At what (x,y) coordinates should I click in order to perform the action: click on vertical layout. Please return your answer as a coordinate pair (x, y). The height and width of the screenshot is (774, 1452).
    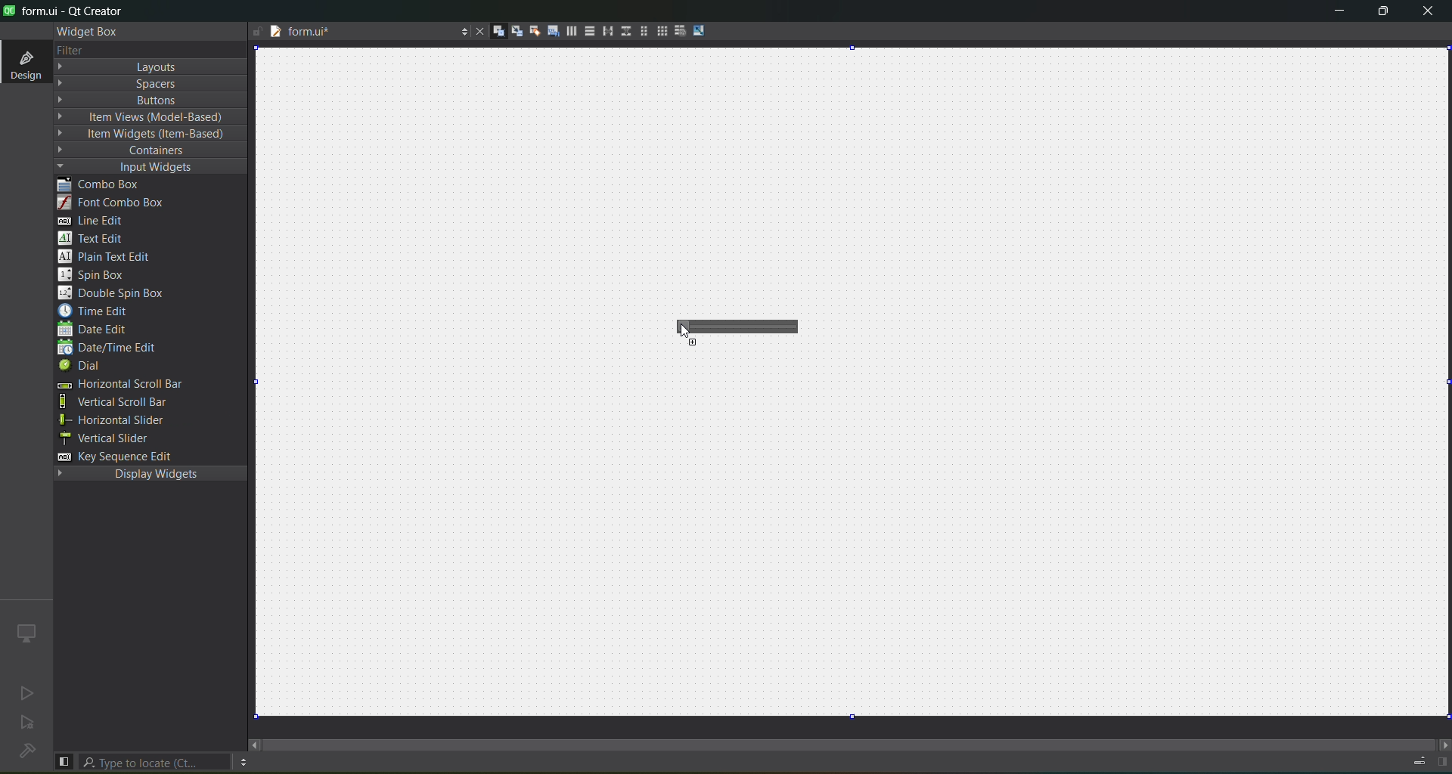
    Looking at the image, I should click on (588, 31).